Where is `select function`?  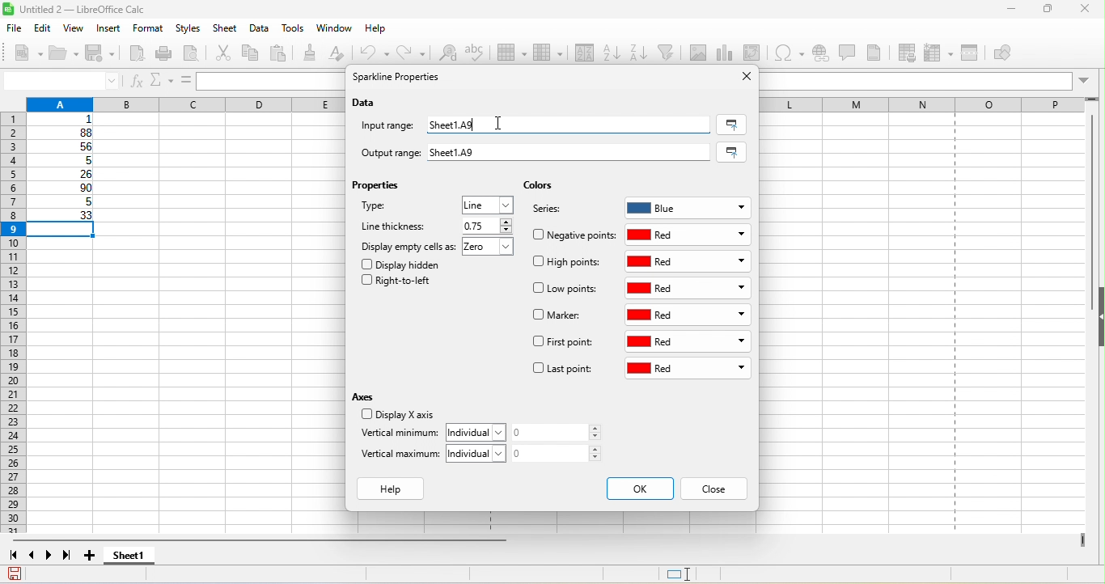 select function is located at coordinates (163, 80).